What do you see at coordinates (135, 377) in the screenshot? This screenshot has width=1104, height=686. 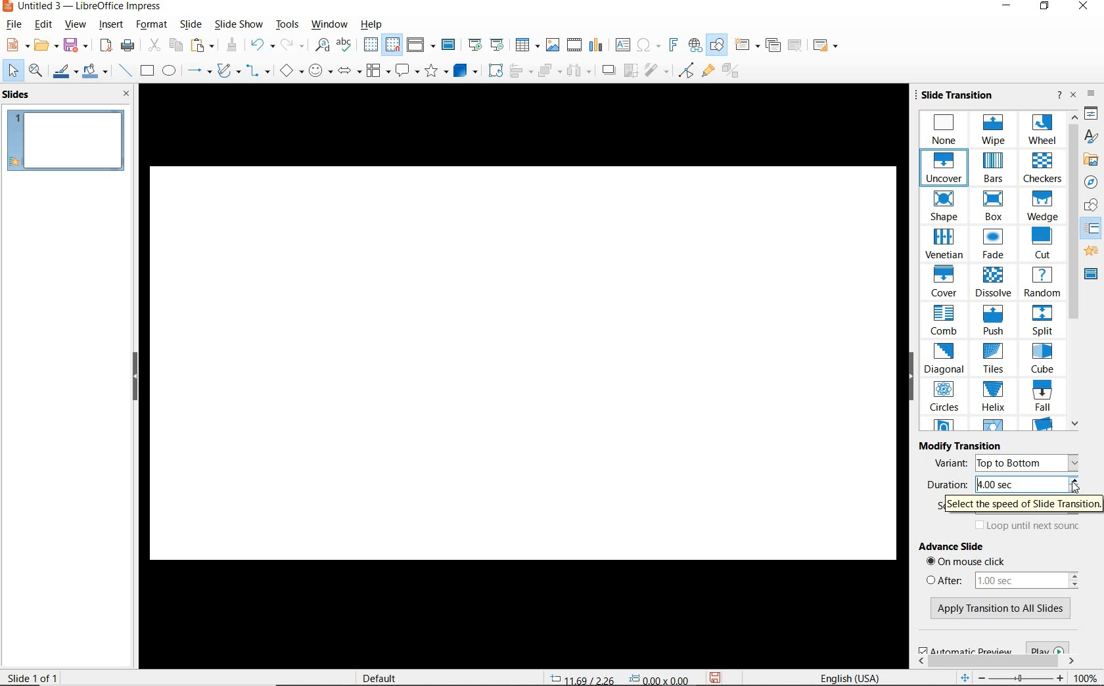 I see `HIDE` at bounding box center [135, 377].